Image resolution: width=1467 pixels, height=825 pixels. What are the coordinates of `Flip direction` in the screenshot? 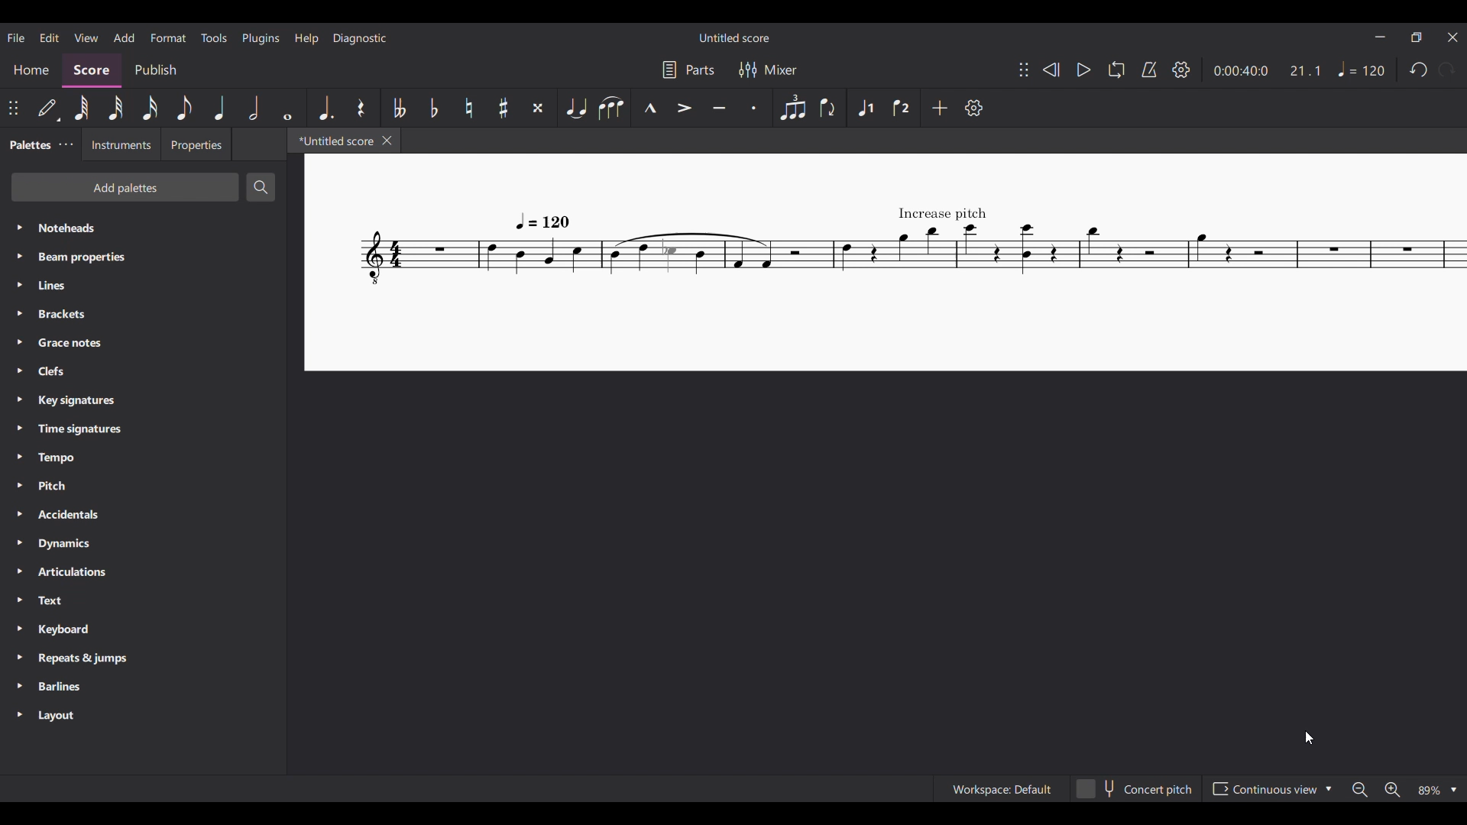 It's located at (830, 108).